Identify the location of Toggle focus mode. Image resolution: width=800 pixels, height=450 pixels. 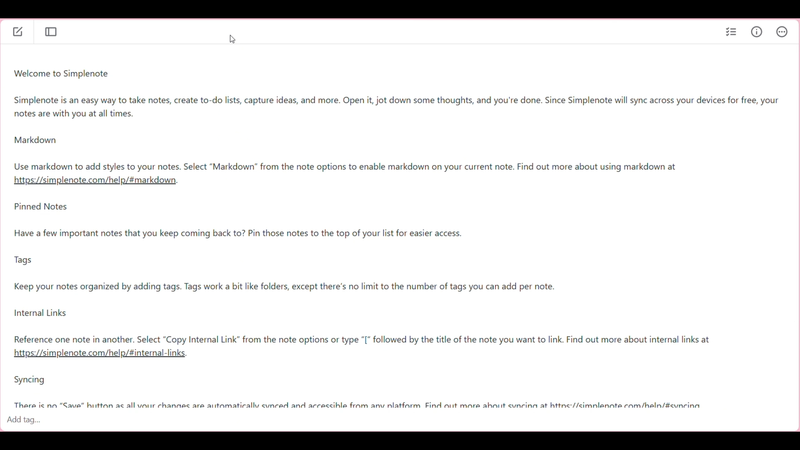
(52, 32).